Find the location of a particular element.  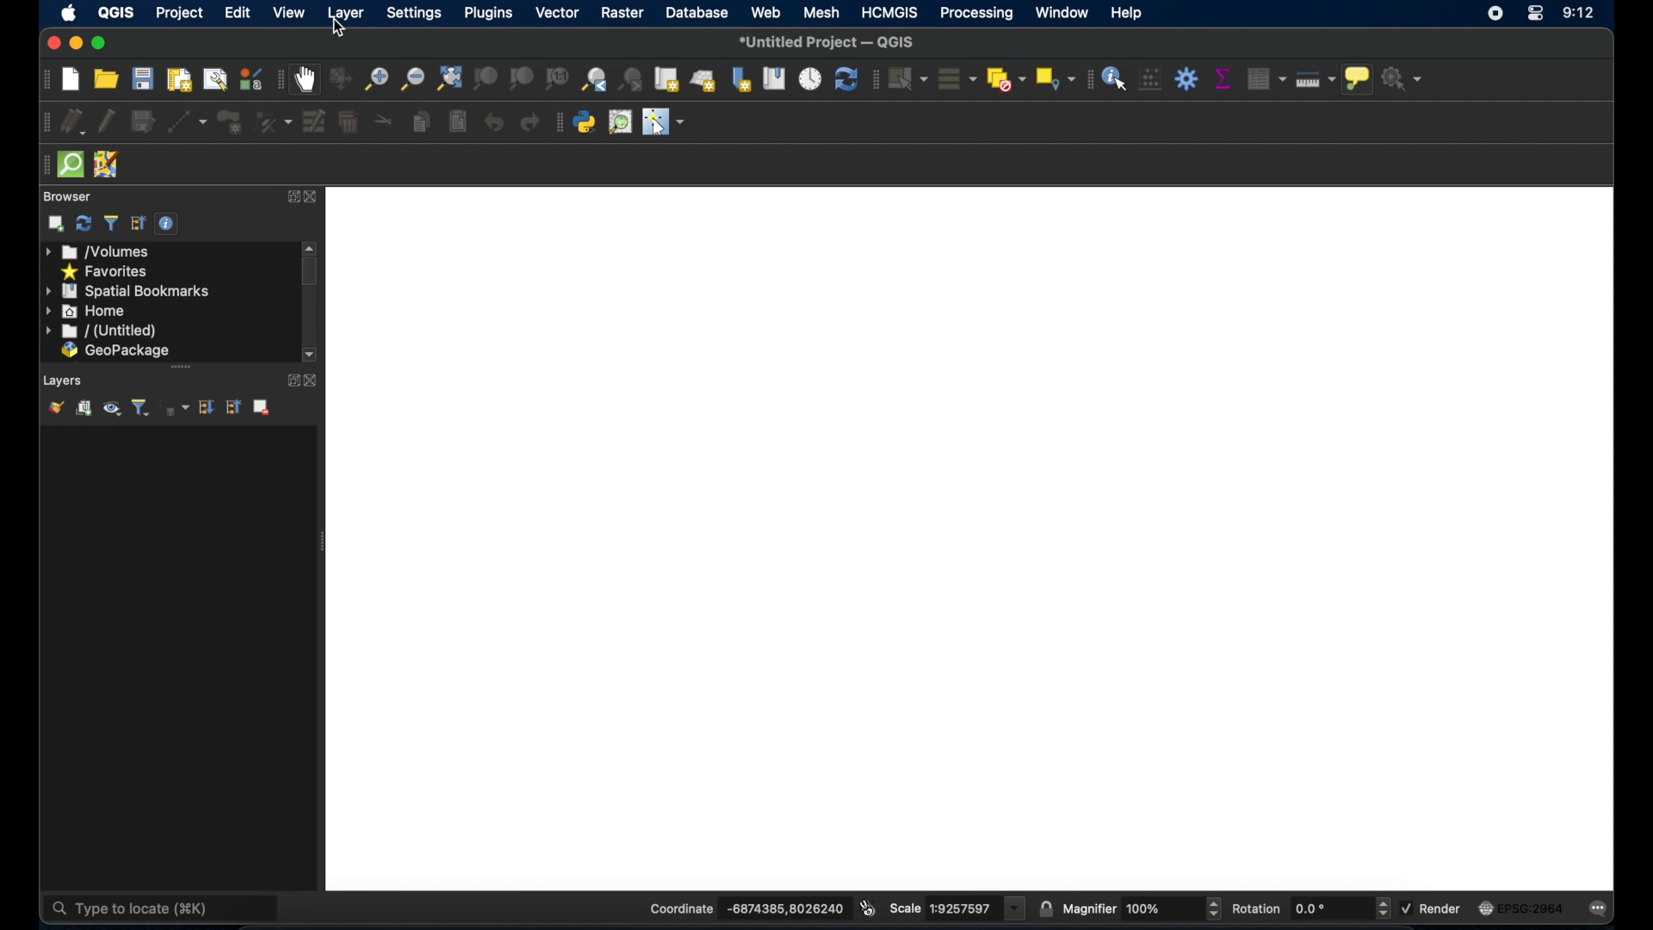

window is located at coordinates (1062, 15).